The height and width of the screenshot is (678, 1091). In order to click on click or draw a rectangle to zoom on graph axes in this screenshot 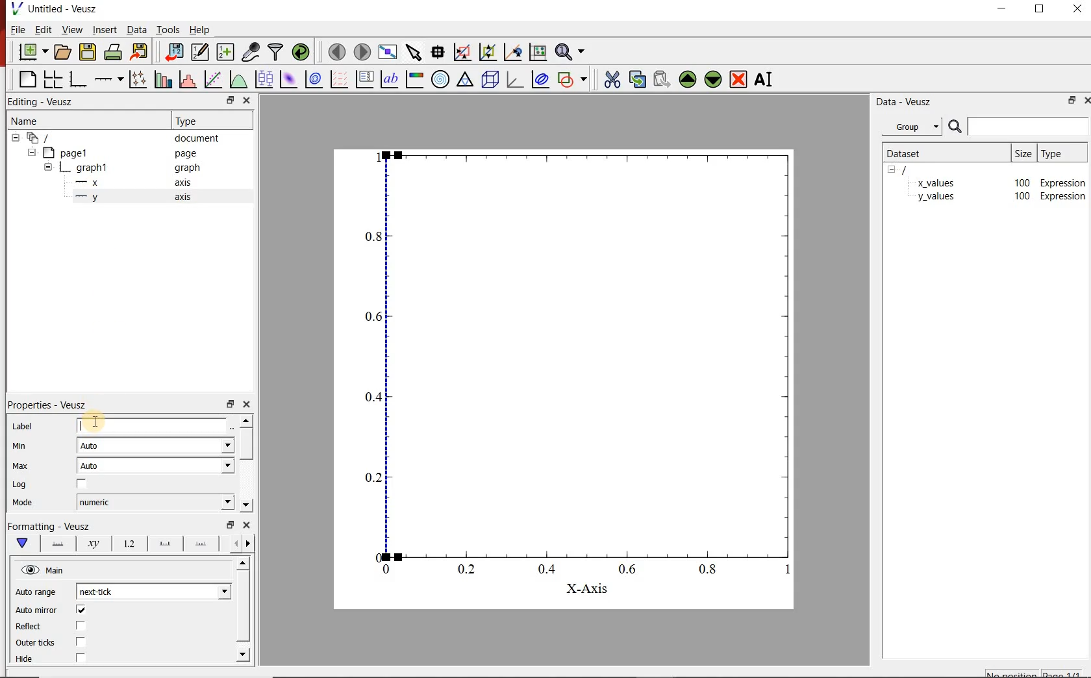, I will do `click(462, 52)`.